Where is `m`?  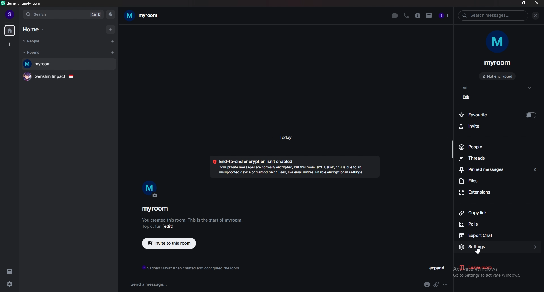 m is located at coordinates (498, 44).